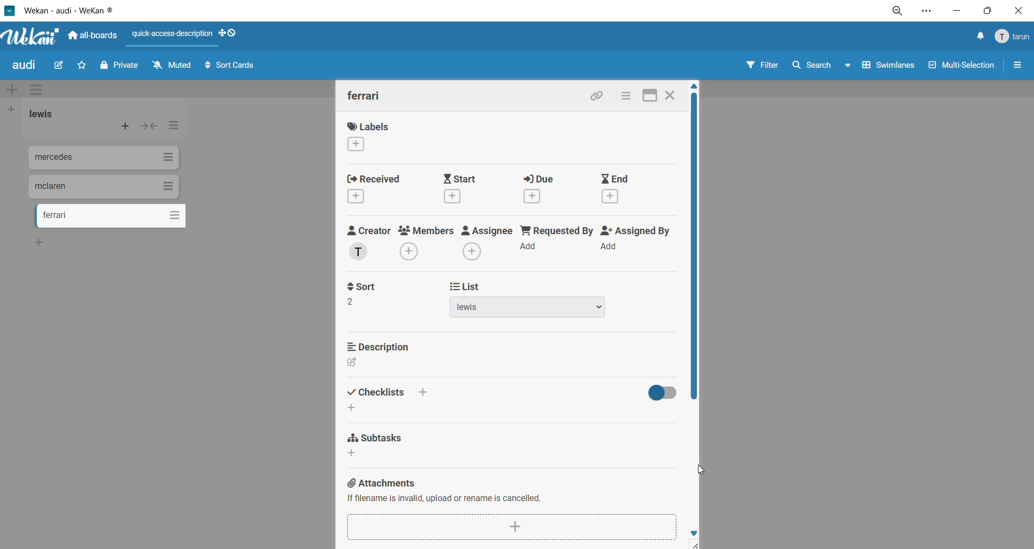 Image resolution: width=1034 pixels, height=549 pixels. I want to click on add, so click(357, 453).